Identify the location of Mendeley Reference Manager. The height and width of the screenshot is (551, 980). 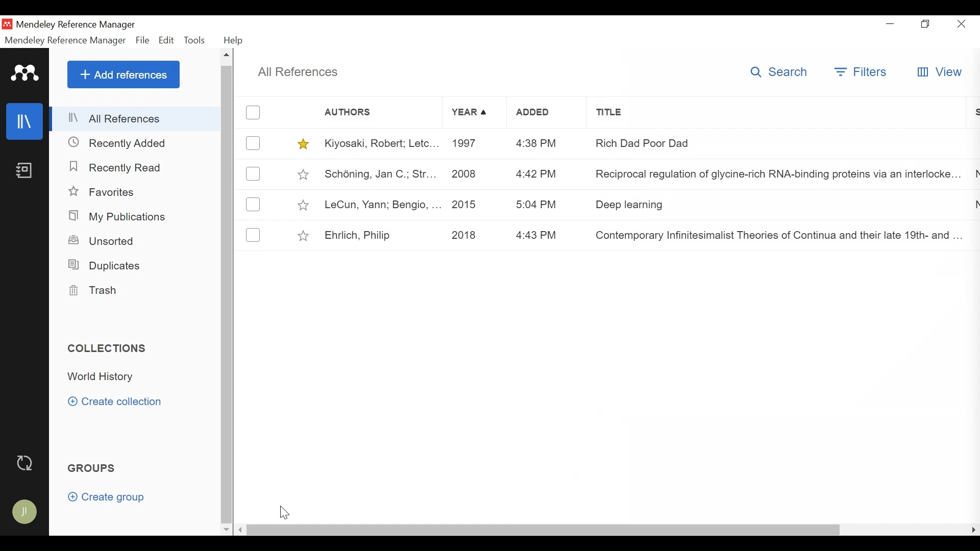
(79, 24).